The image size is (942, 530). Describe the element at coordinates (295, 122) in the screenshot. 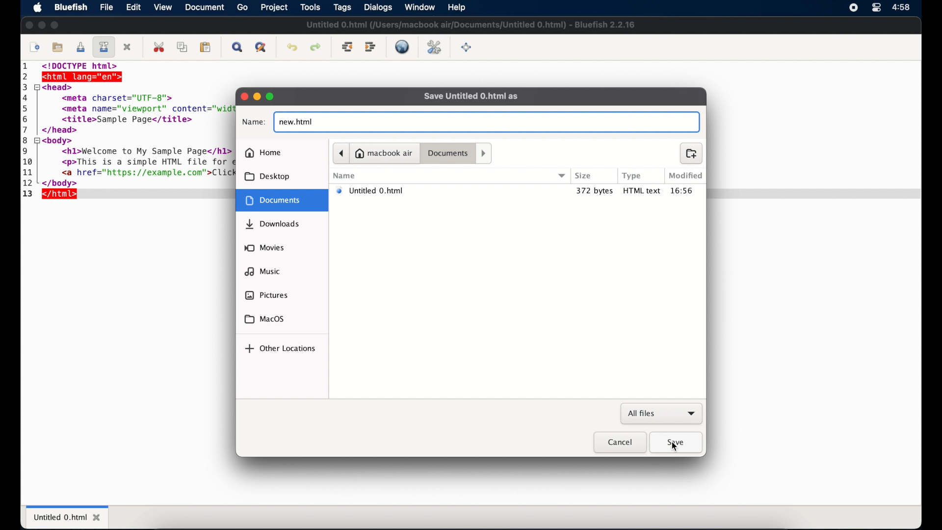

I see `new.html` at that location.